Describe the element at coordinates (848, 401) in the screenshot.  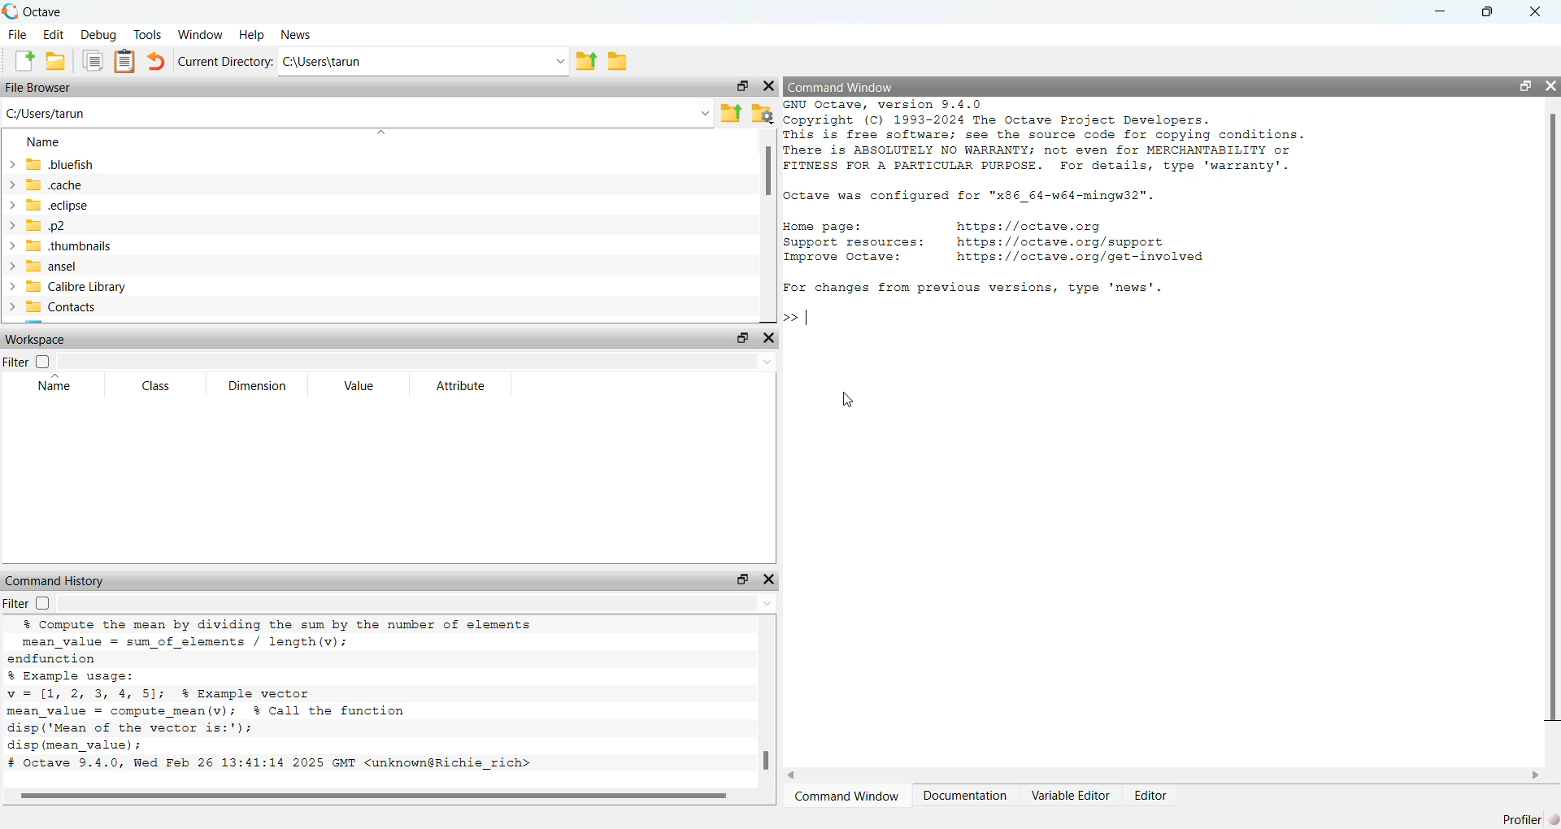
I see `cursor` at that location.